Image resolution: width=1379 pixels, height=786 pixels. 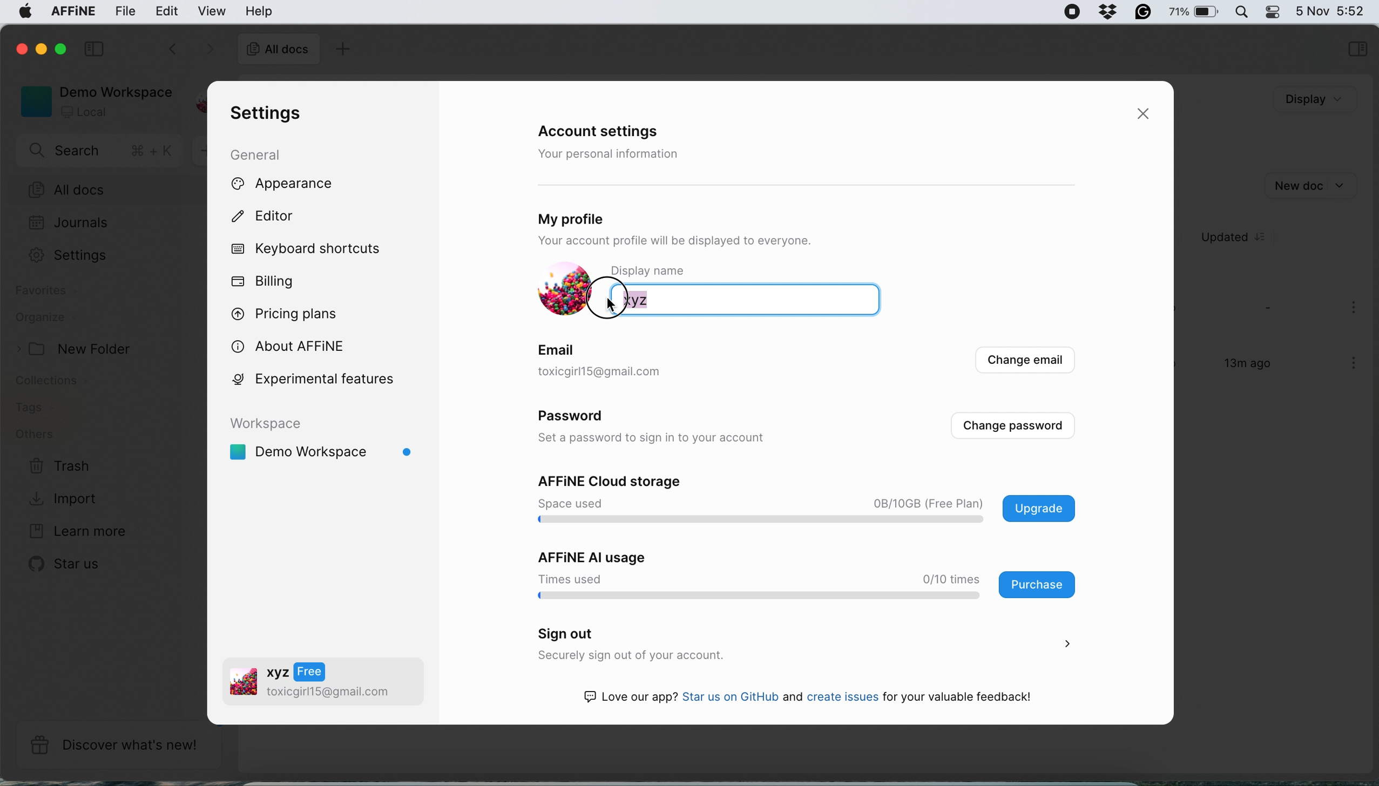 I want to click on Your account profile will be displayed to everyone., so click(x=718, y=242).